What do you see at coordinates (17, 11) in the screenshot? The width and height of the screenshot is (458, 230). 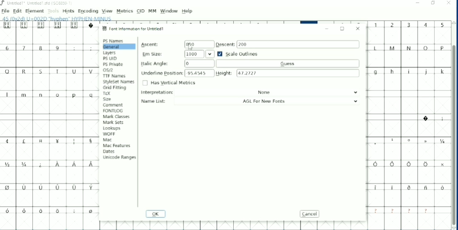 I see `Edit` at bounding box center [17, 11].